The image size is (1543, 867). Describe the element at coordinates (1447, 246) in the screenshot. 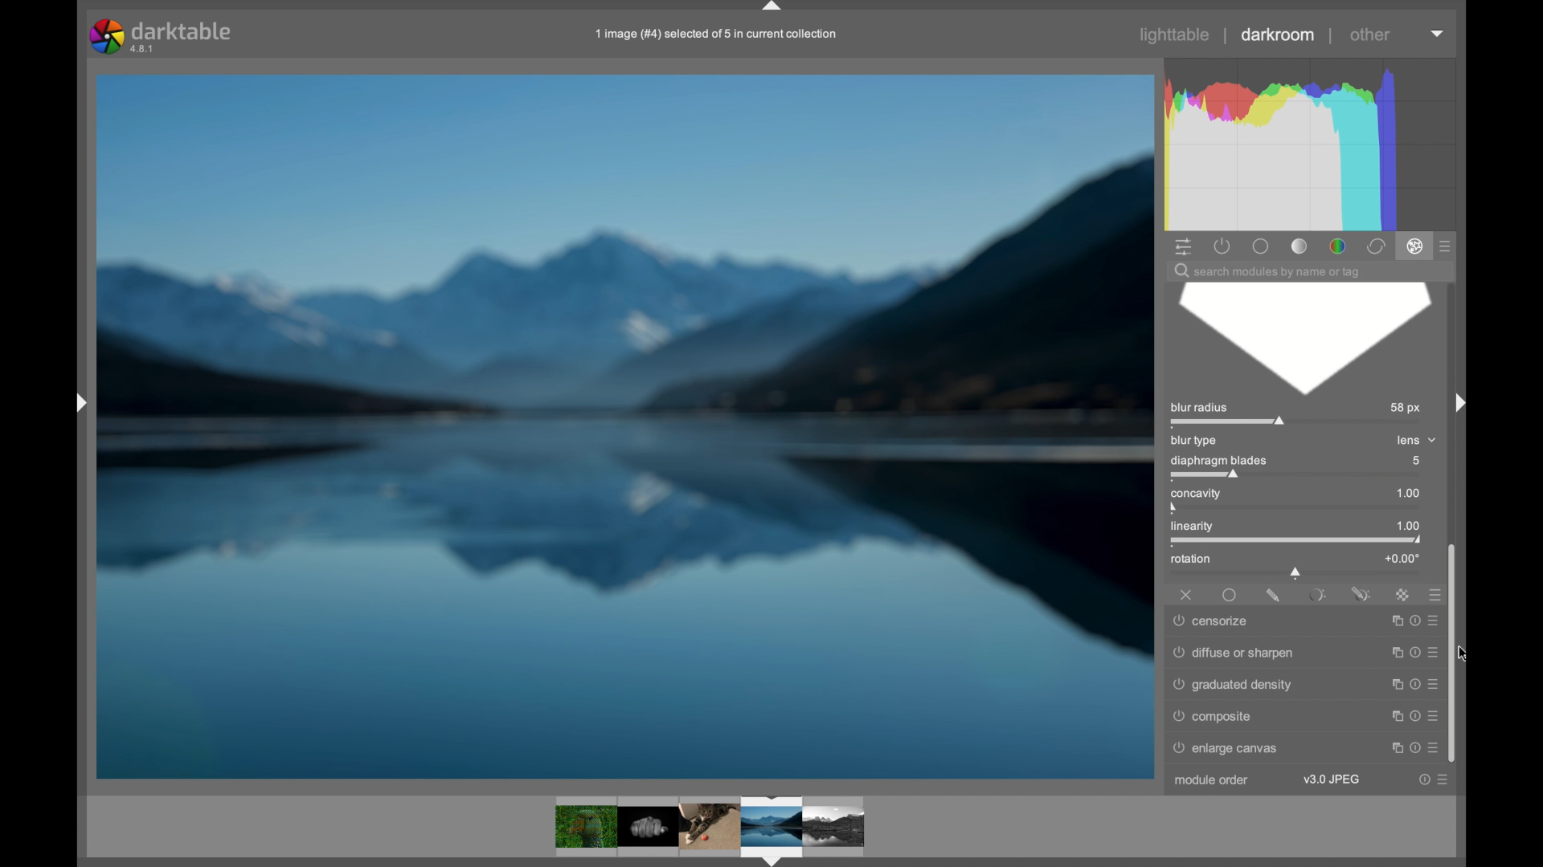

I see `presets` at that location.